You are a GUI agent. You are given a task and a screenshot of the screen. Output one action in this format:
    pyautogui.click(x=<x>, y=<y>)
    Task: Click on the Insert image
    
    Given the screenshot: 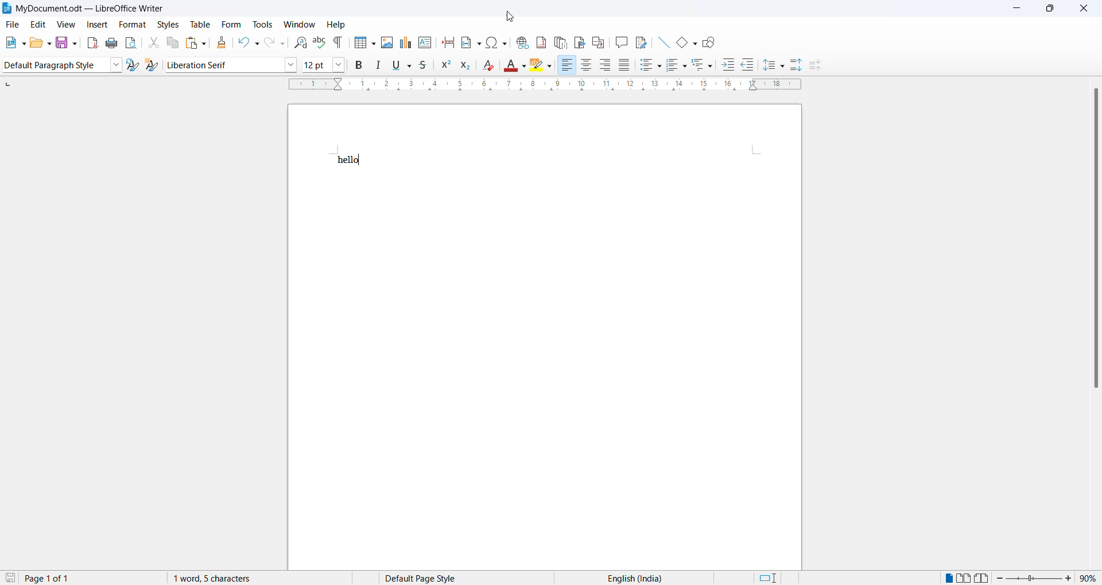 What is the action you would take?
    pyautogui.click(x=385, y=42)
    